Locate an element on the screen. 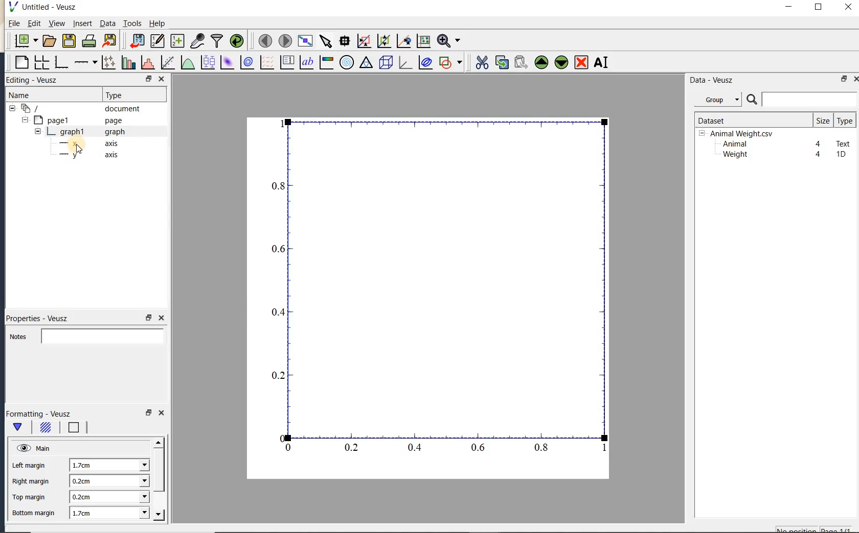  view plot full screen is located at coordinates (305, 41).